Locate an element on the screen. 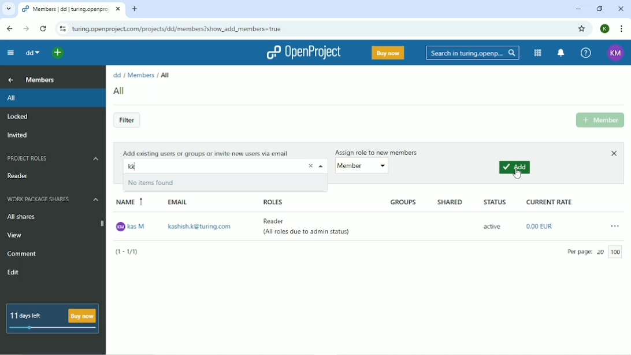 This screenshot has width=631, height=355. Assign role to new members is located at coordinates (378, 151).